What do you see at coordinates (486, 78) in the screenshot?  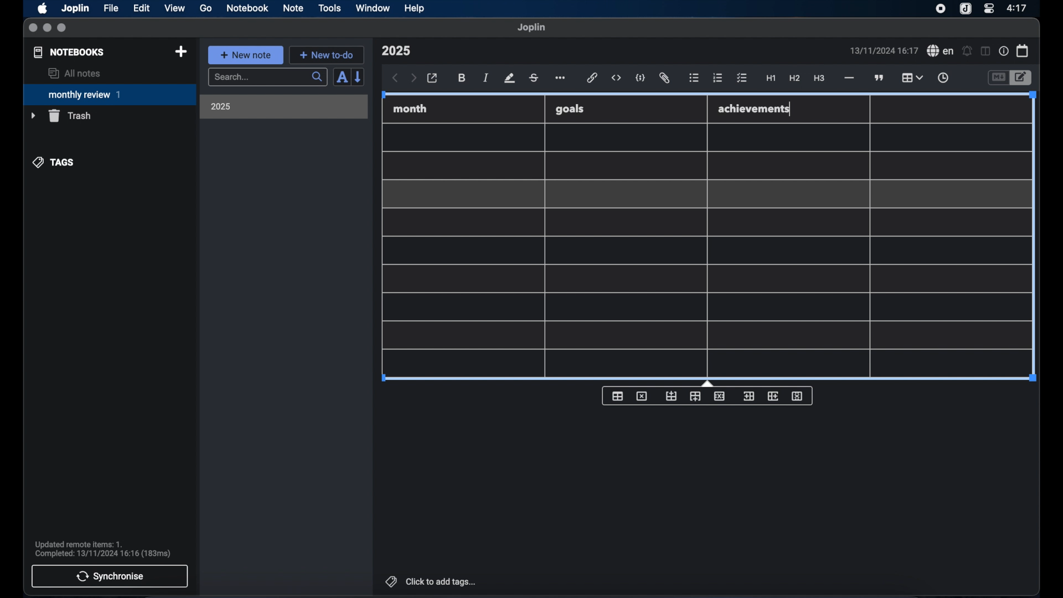 I see `italic` at bounding box center [486, 78].